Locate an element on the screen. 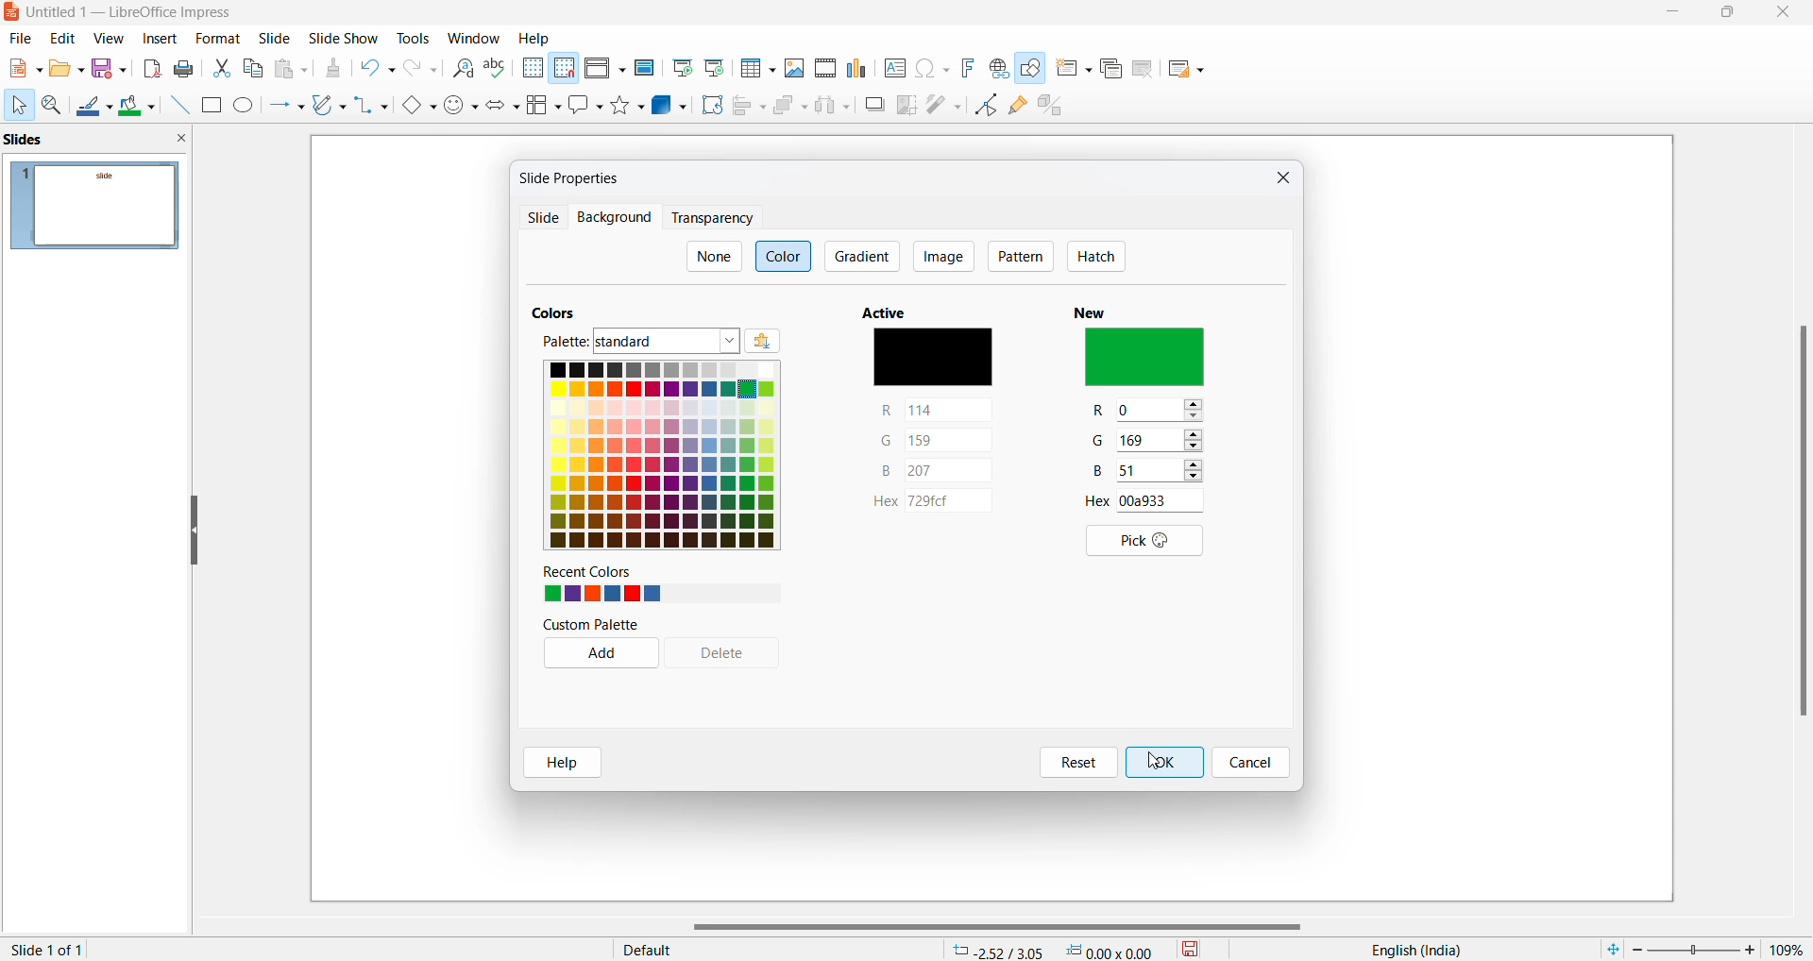 The image size is (1813, 961). export as pdf  is located at coordinates (151, 68).